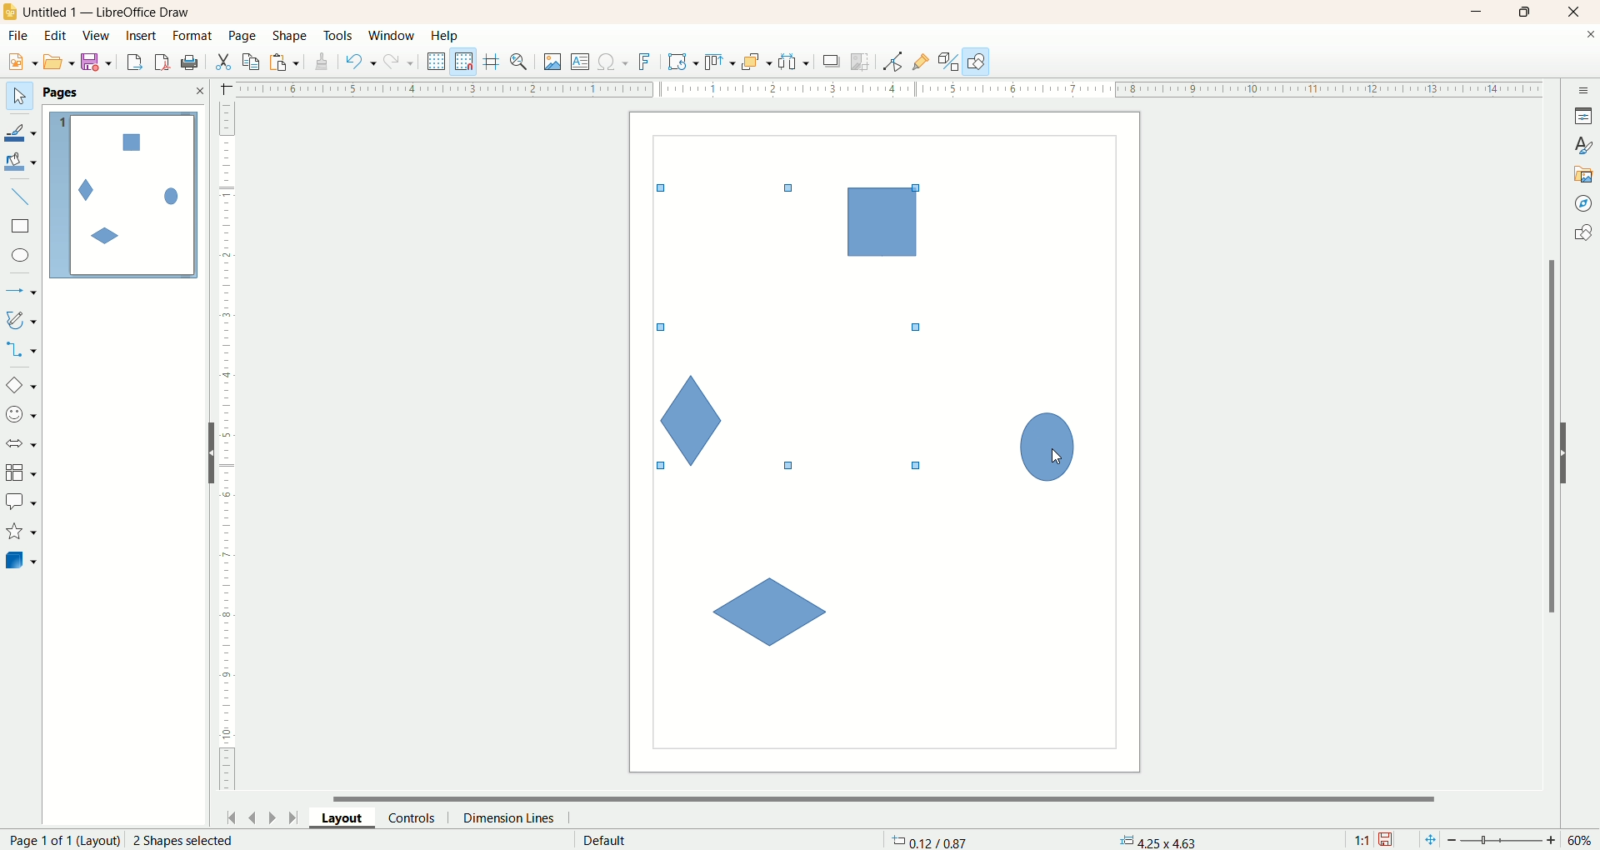 The image size is (1600, 850). Describe the element at coordinates (437, 60) in the screenshot. I see `display grid` at that location.